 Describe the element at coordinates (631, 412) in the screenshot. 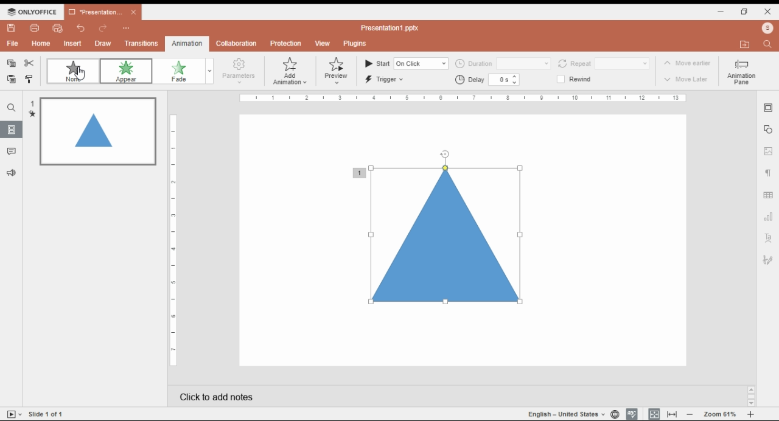

I see `spell check` at that location.